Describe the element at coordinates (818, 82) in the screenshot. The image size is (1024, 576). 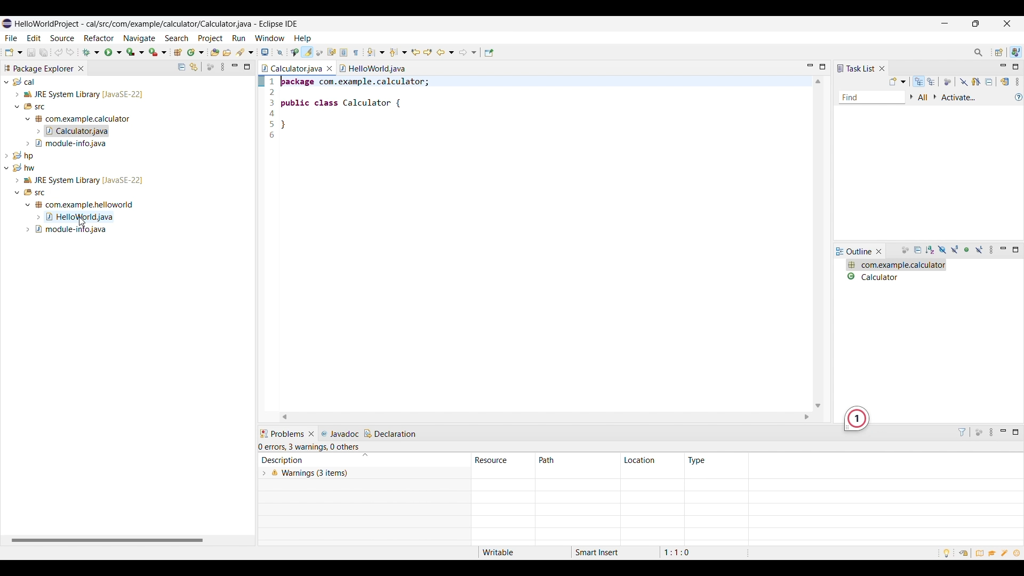
I see `Quick slide to top` at that location.